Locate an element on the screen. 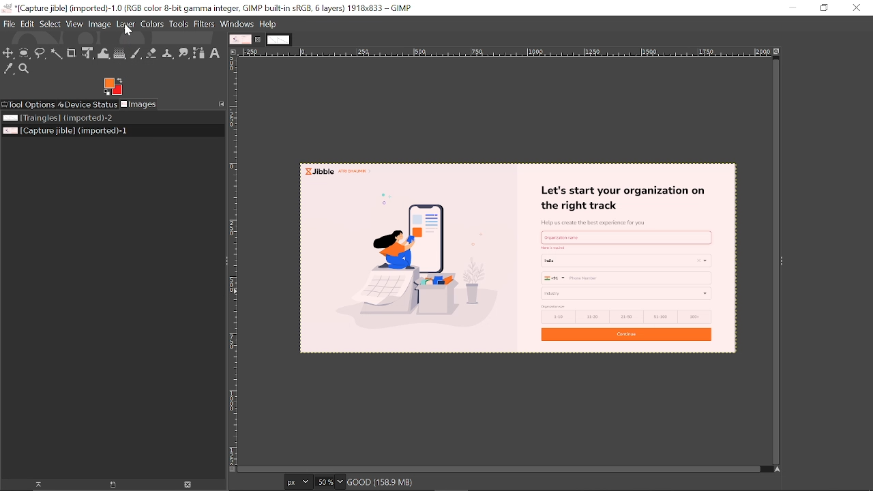 The image size is (873, 491). Filters is located at coordinates (205, 24).